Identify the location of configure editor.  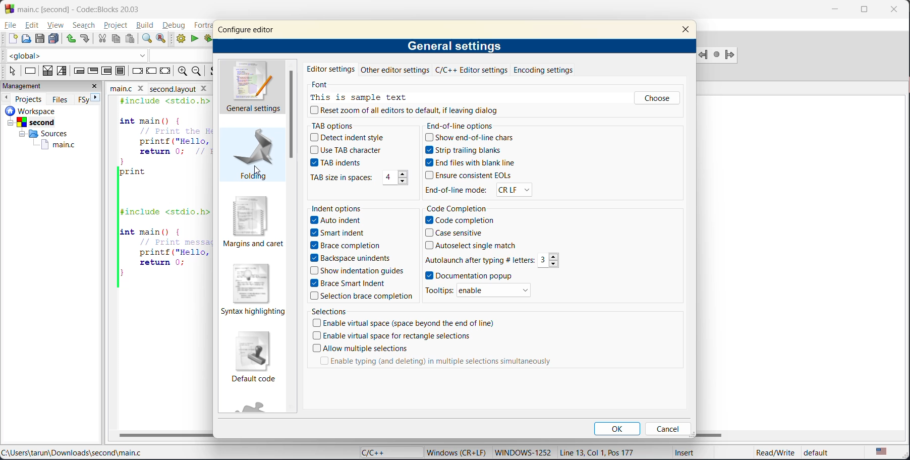
(254, 27).